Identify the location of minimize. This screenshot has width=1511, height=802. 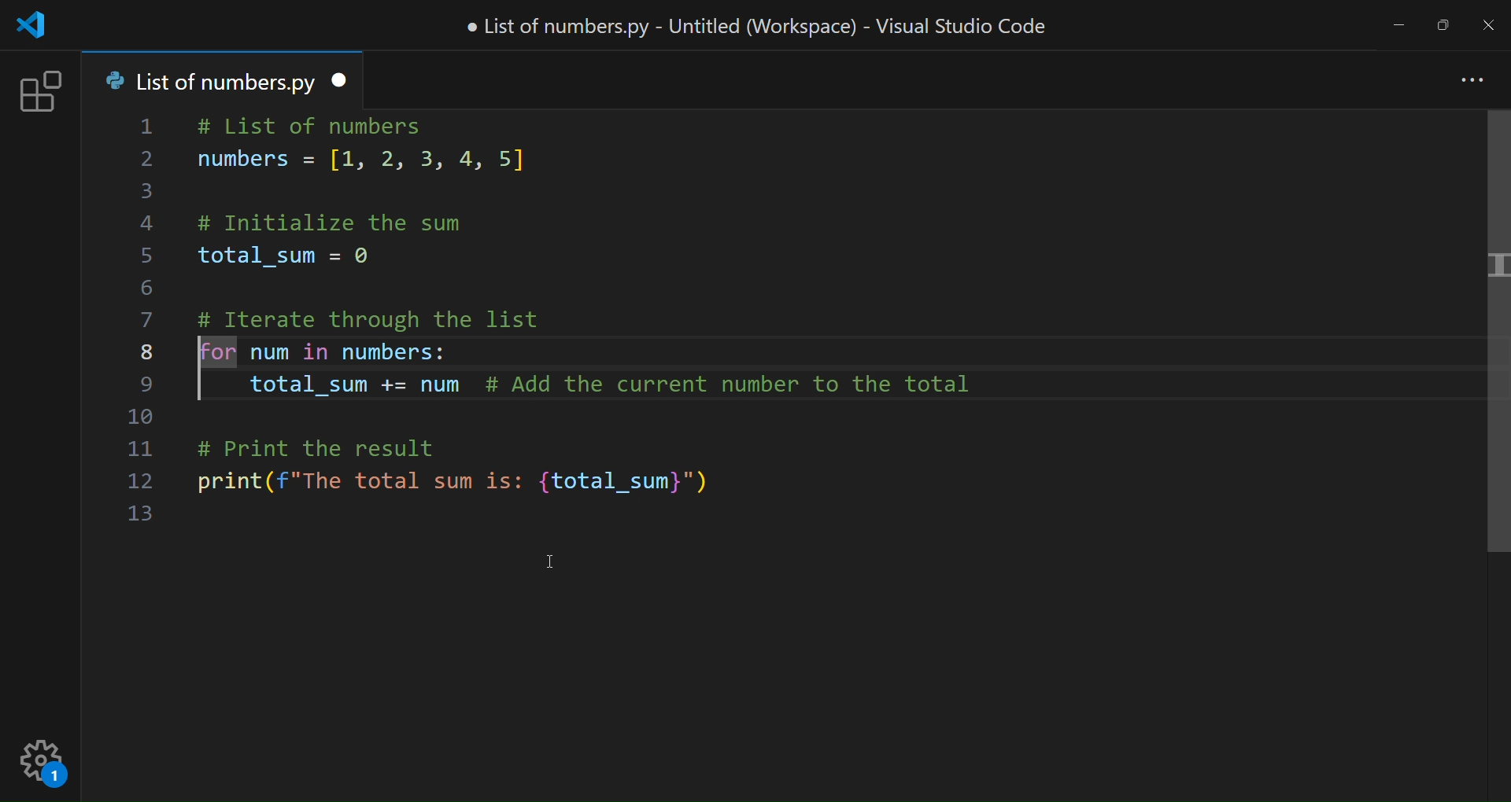
(1400, 24).